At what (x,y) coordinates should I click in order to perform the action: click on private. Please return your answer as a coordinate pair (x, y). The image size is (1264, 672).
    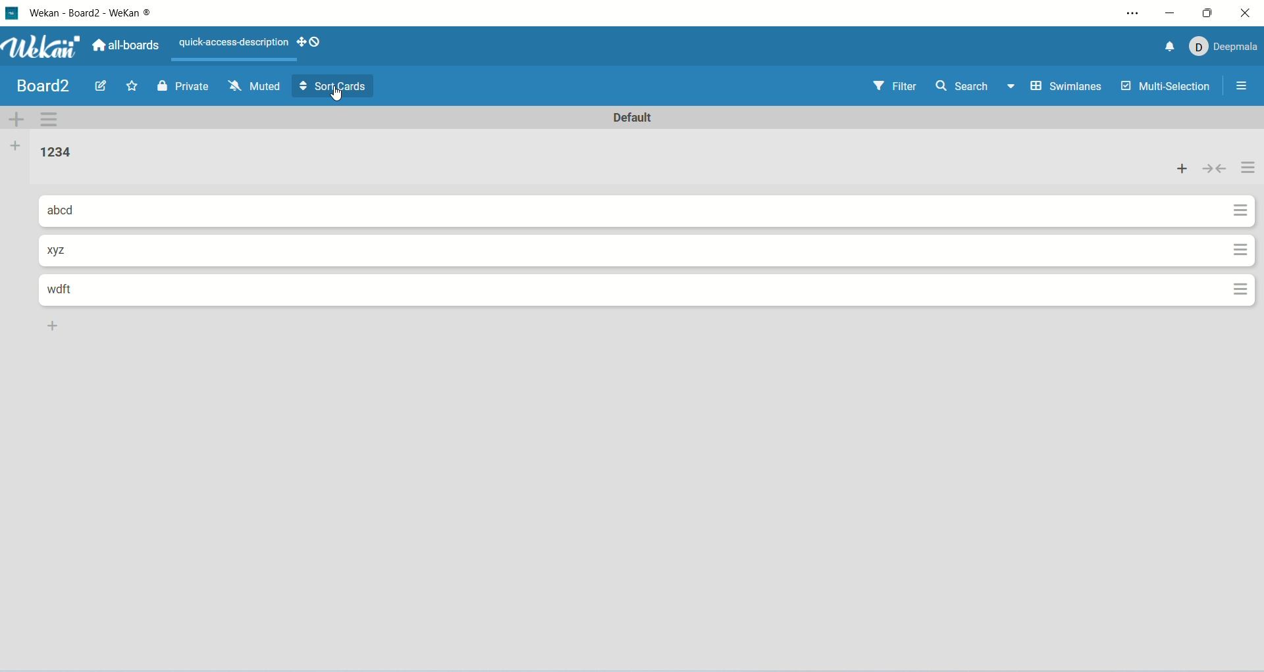
    Looking at the image, I should click on (183, 87).